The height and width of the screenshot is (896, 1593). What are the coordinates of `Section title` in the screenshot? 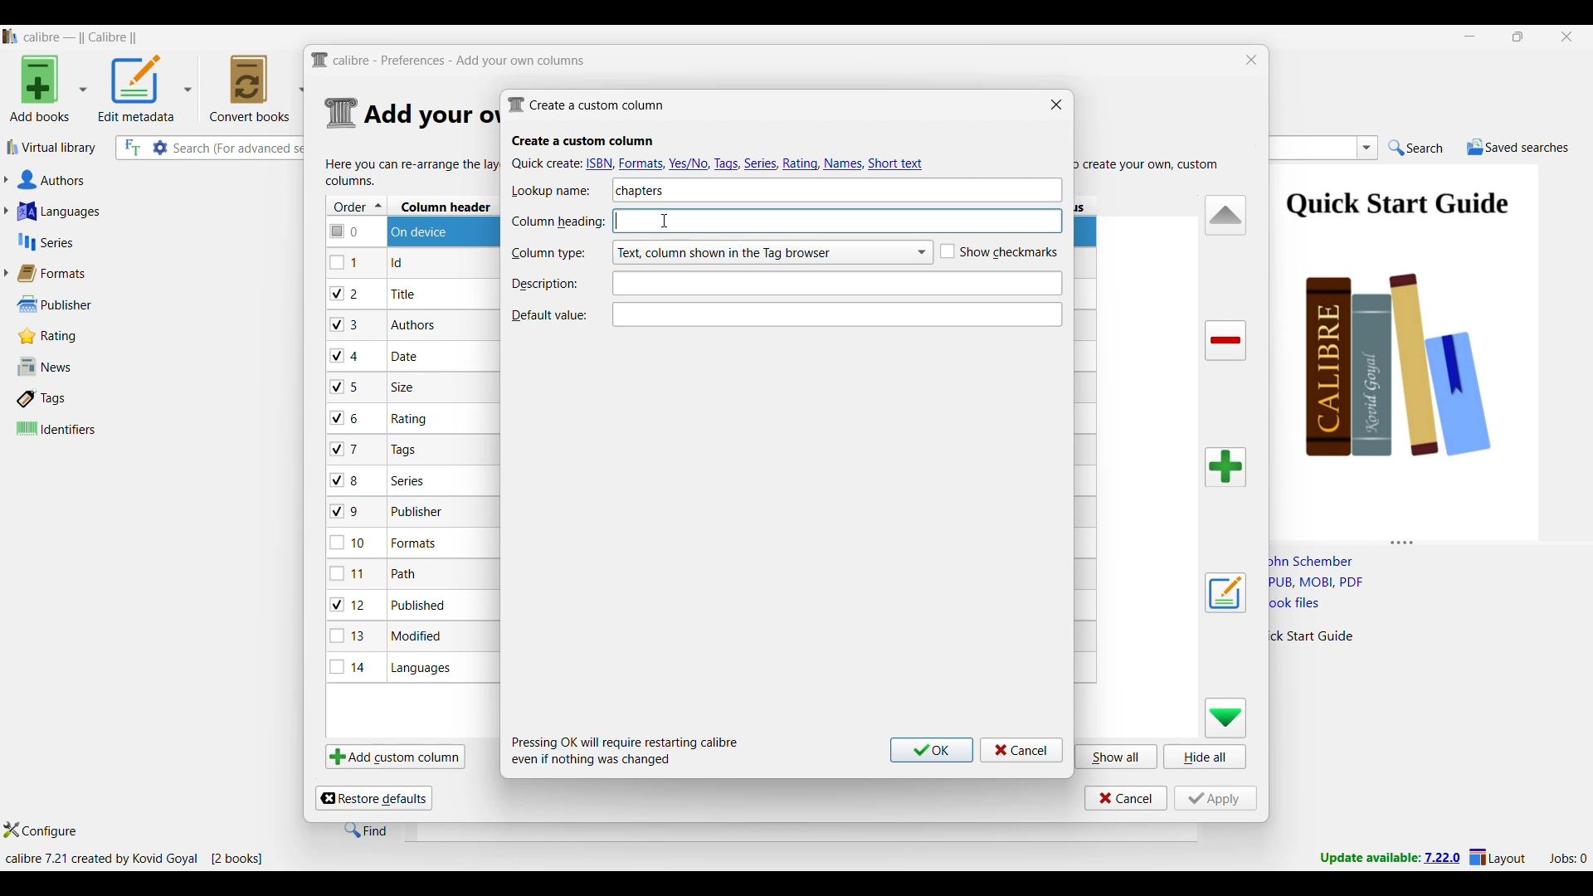 It's located at (583, 141).